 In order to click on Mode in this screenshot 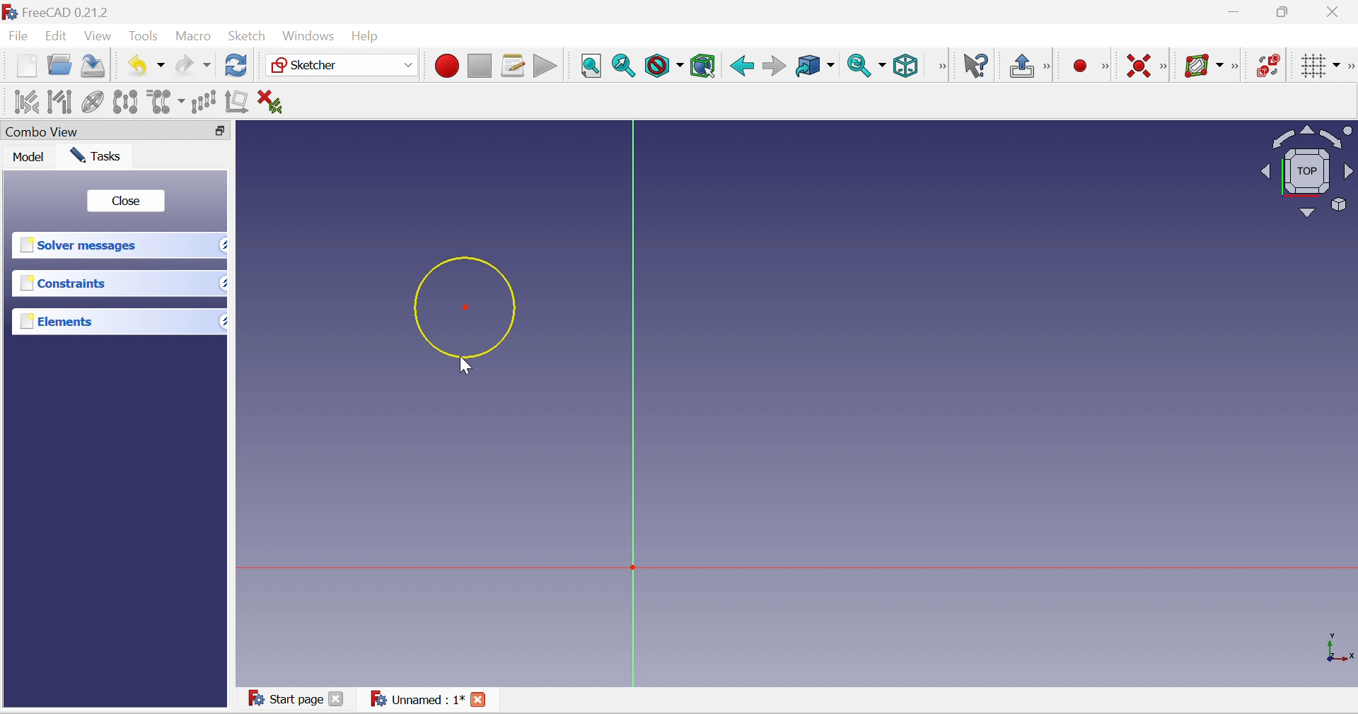, I will do `click(28, 157)`.